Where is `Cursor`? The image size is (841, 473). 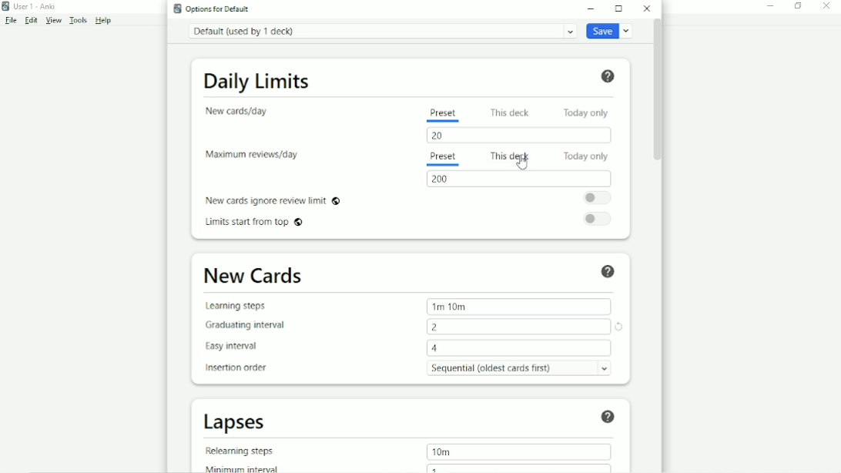 Cursor is located at coordinates (521, 163).